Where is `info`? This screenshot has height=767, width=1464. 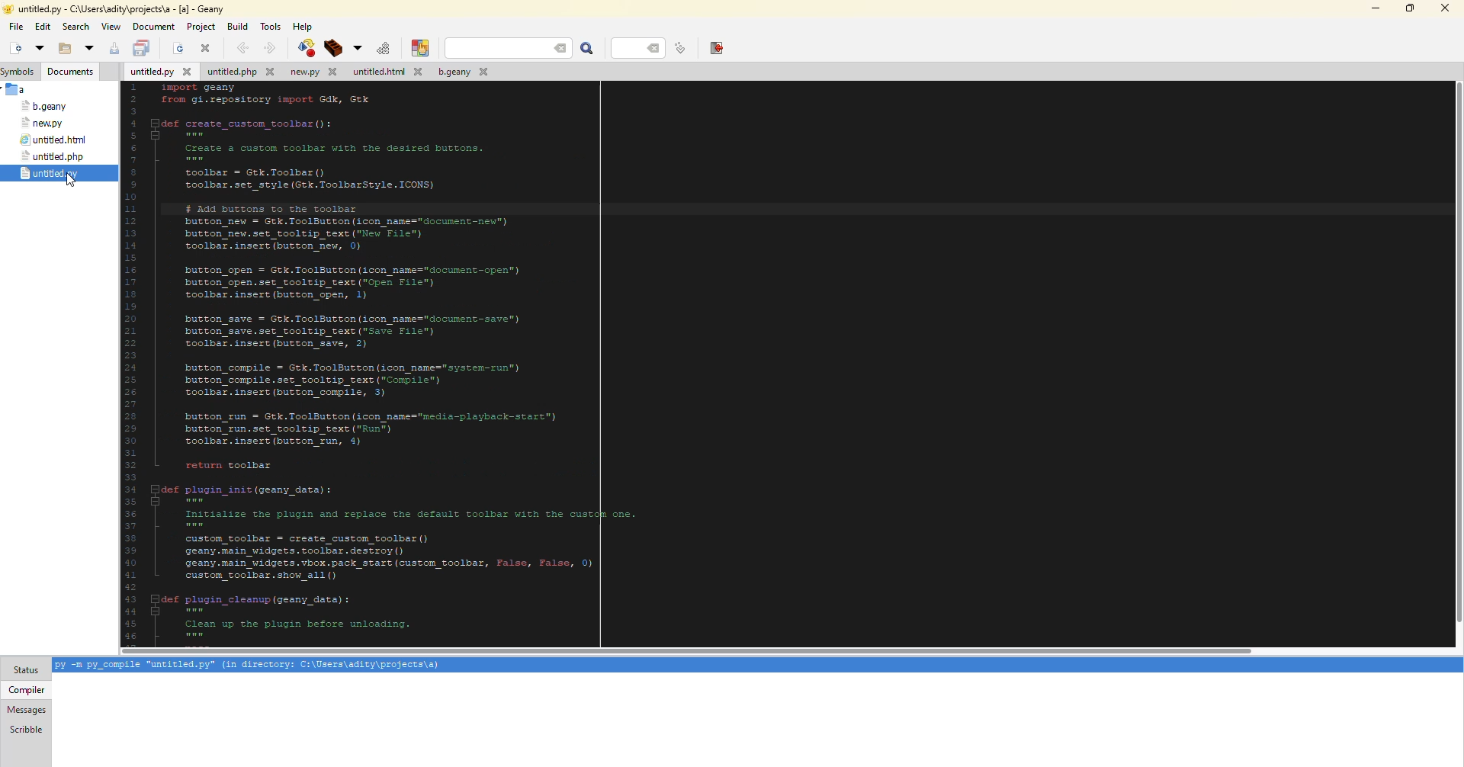 info is located at coordinates (247, 666).